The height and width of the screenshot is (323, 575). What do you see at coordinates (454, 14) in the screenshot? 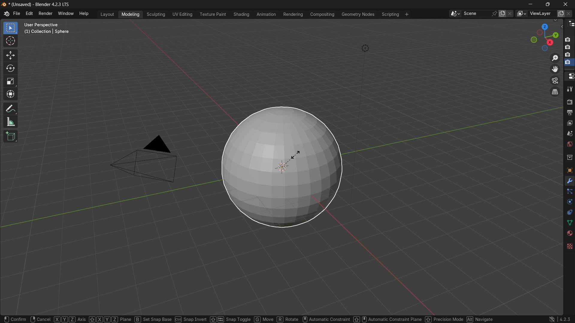
I see `browse scenes` at bounding box center [454, 14].